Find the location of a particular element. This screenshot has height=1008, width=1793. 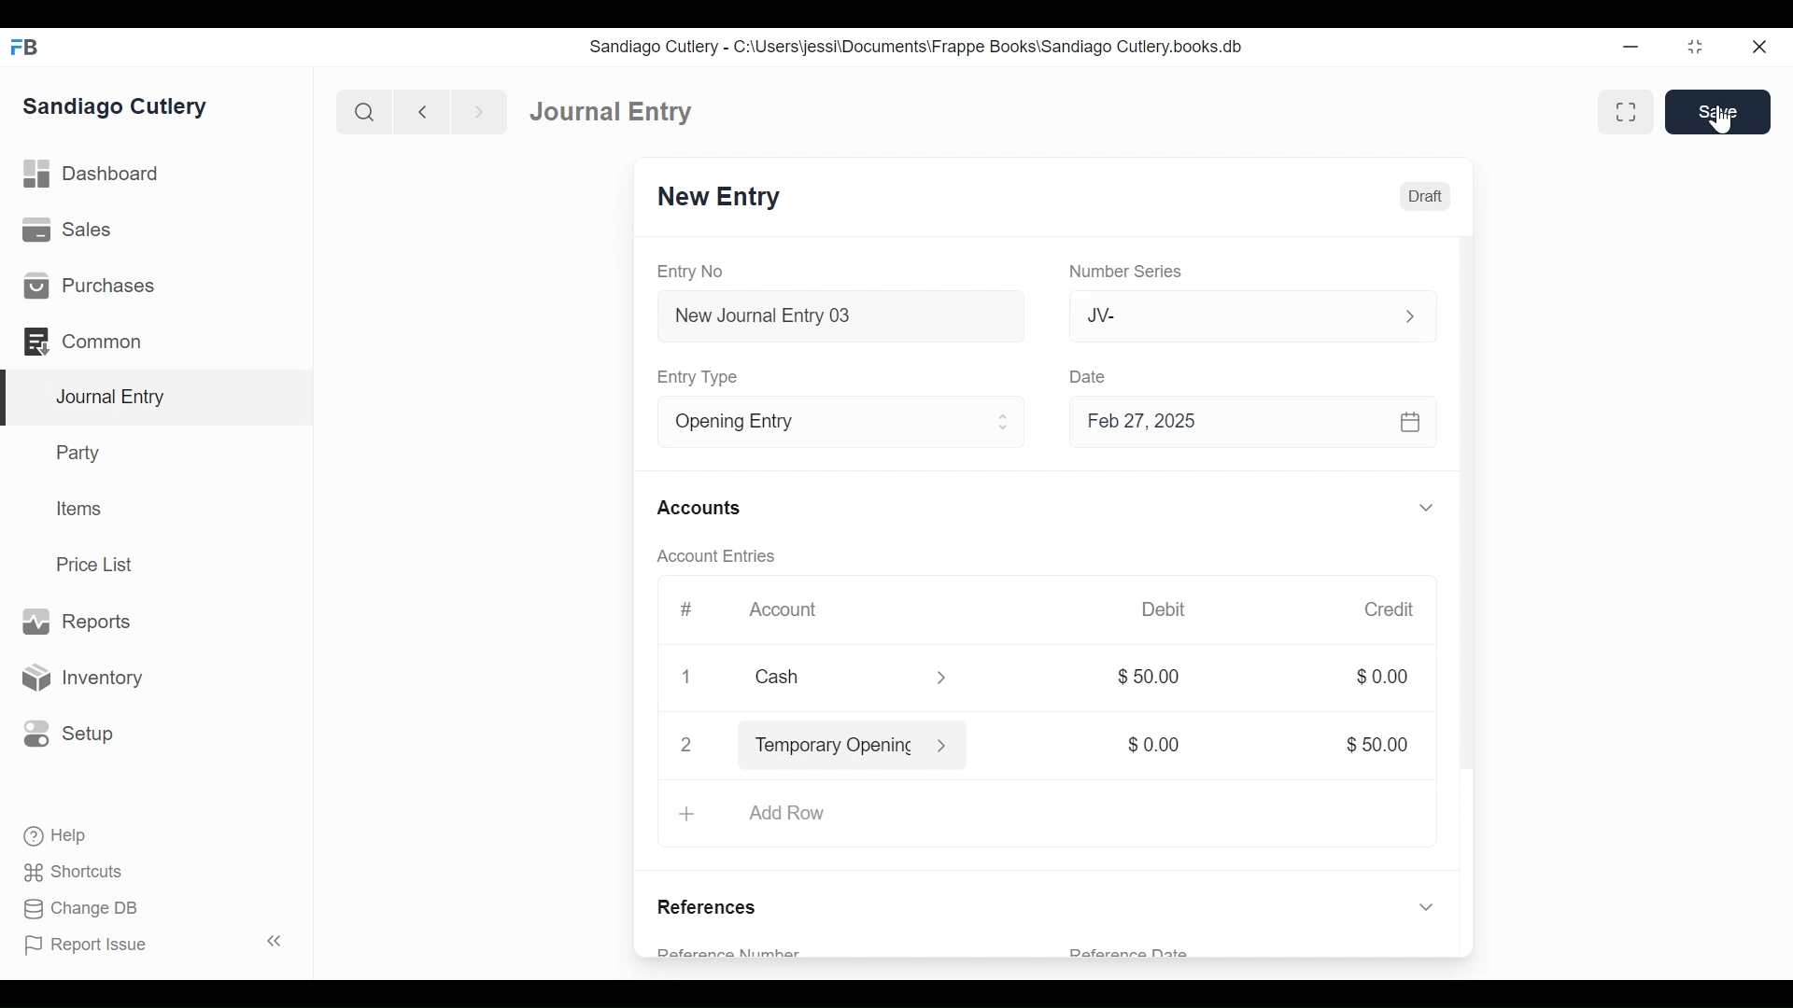

Sandiago Cutlery is located at coordinates (118, 108).